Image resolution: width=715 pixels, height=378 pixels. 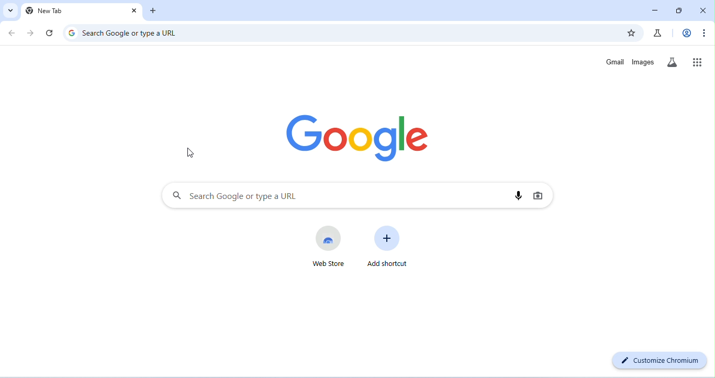 What do you see at coordinates (657, 33) in the screenshot?
I see `chrome labs` at bounding box center [657, 33].